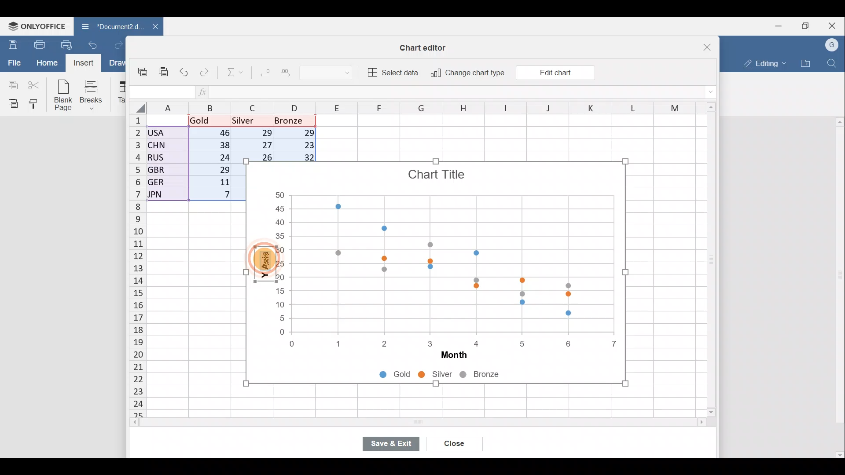  I want to click on Draw, so click(116, 63).